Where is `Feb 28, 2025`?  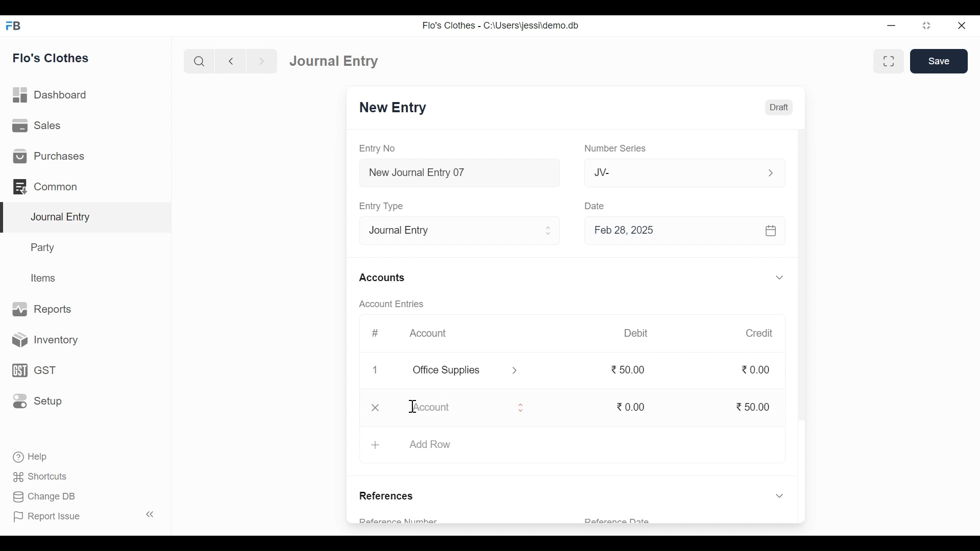
Feb 28, 2025 is located at coordinates (680, 232).